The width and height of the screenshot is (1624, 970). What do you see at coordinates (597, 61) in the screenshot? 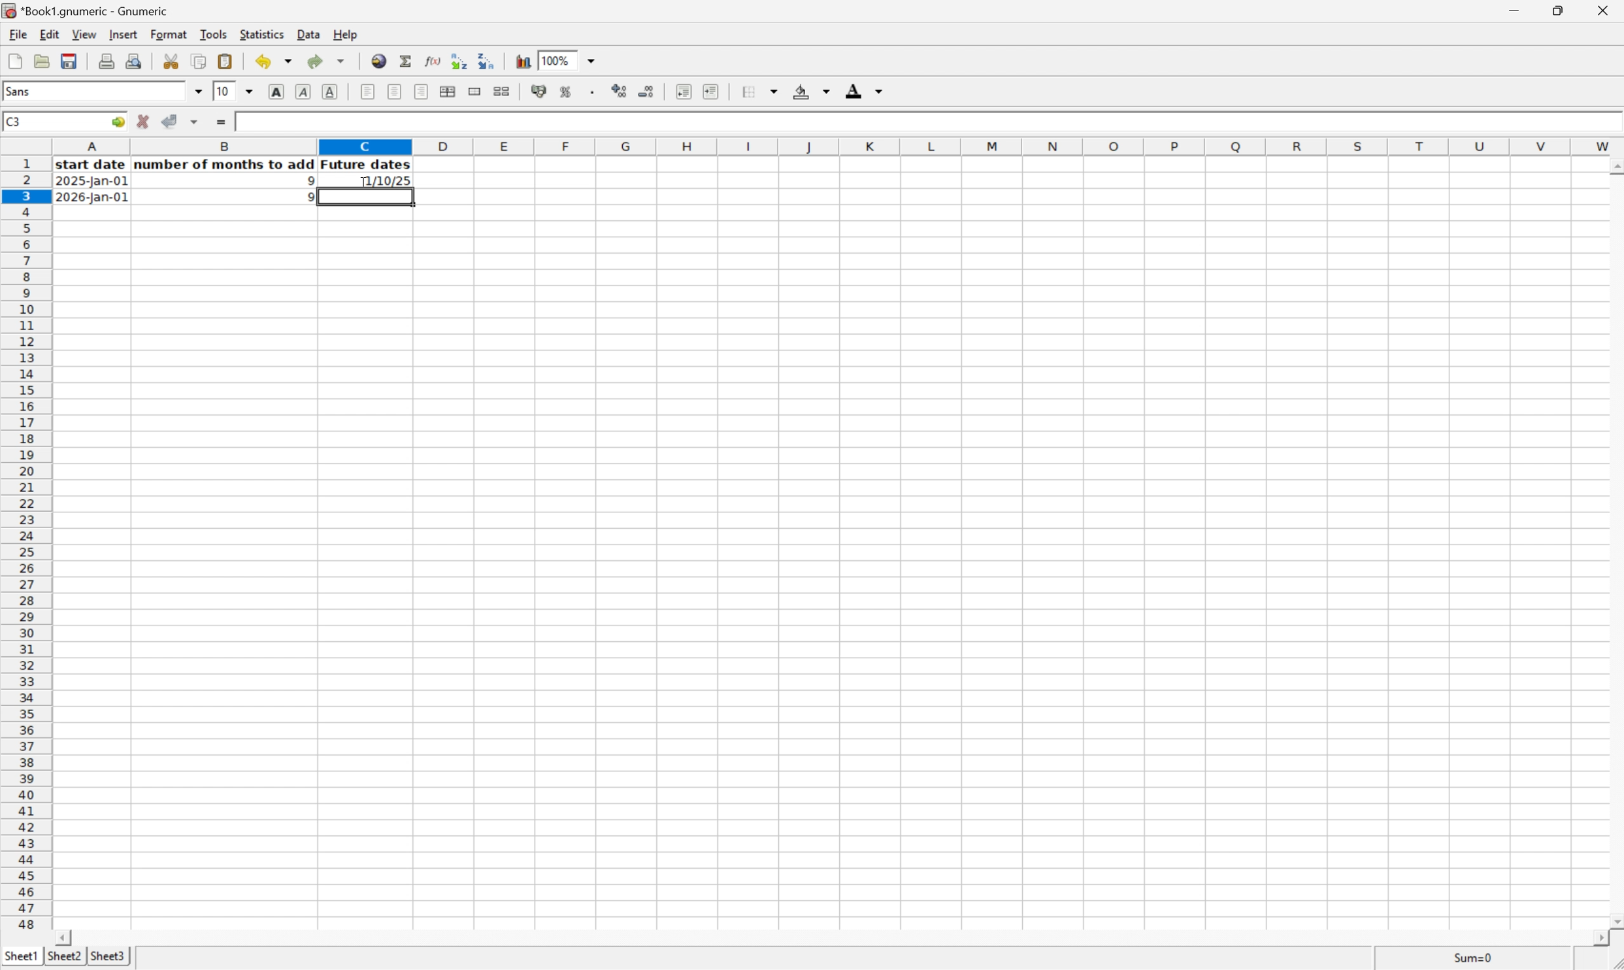
I see `Drop Down` at bounding box center [597, 61].